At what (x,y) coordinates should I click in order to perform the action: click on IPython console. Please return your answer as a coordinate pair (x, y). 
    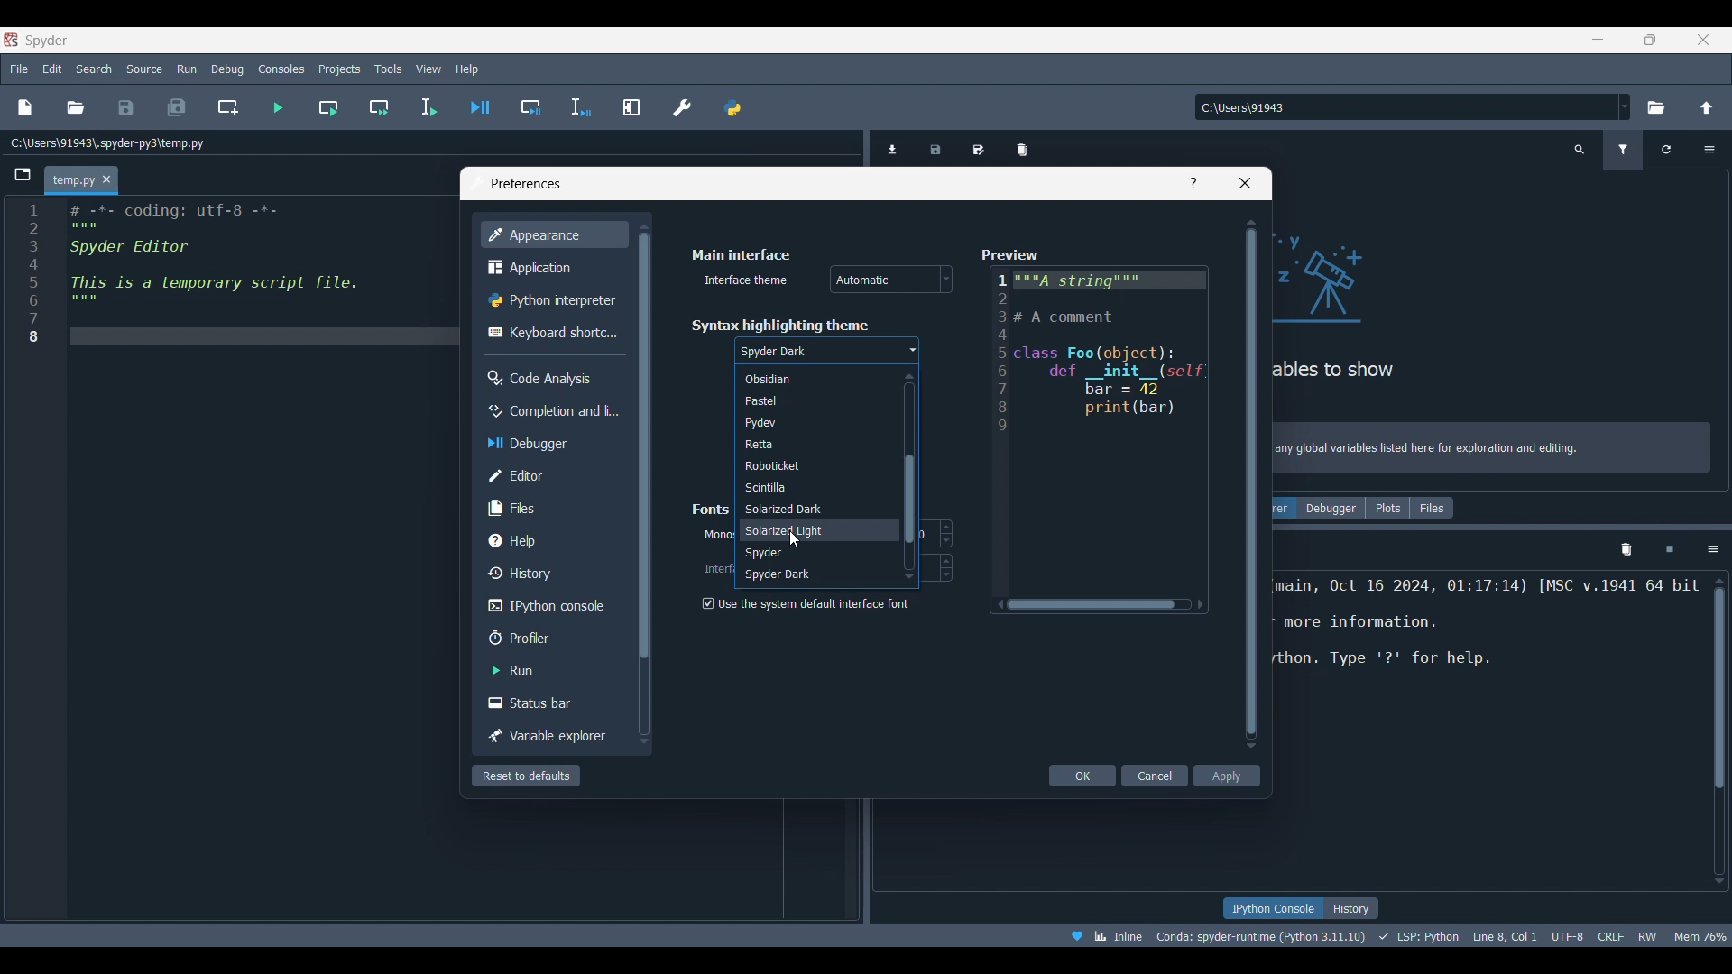
    Looking at the image, I should click on (1270, 908).